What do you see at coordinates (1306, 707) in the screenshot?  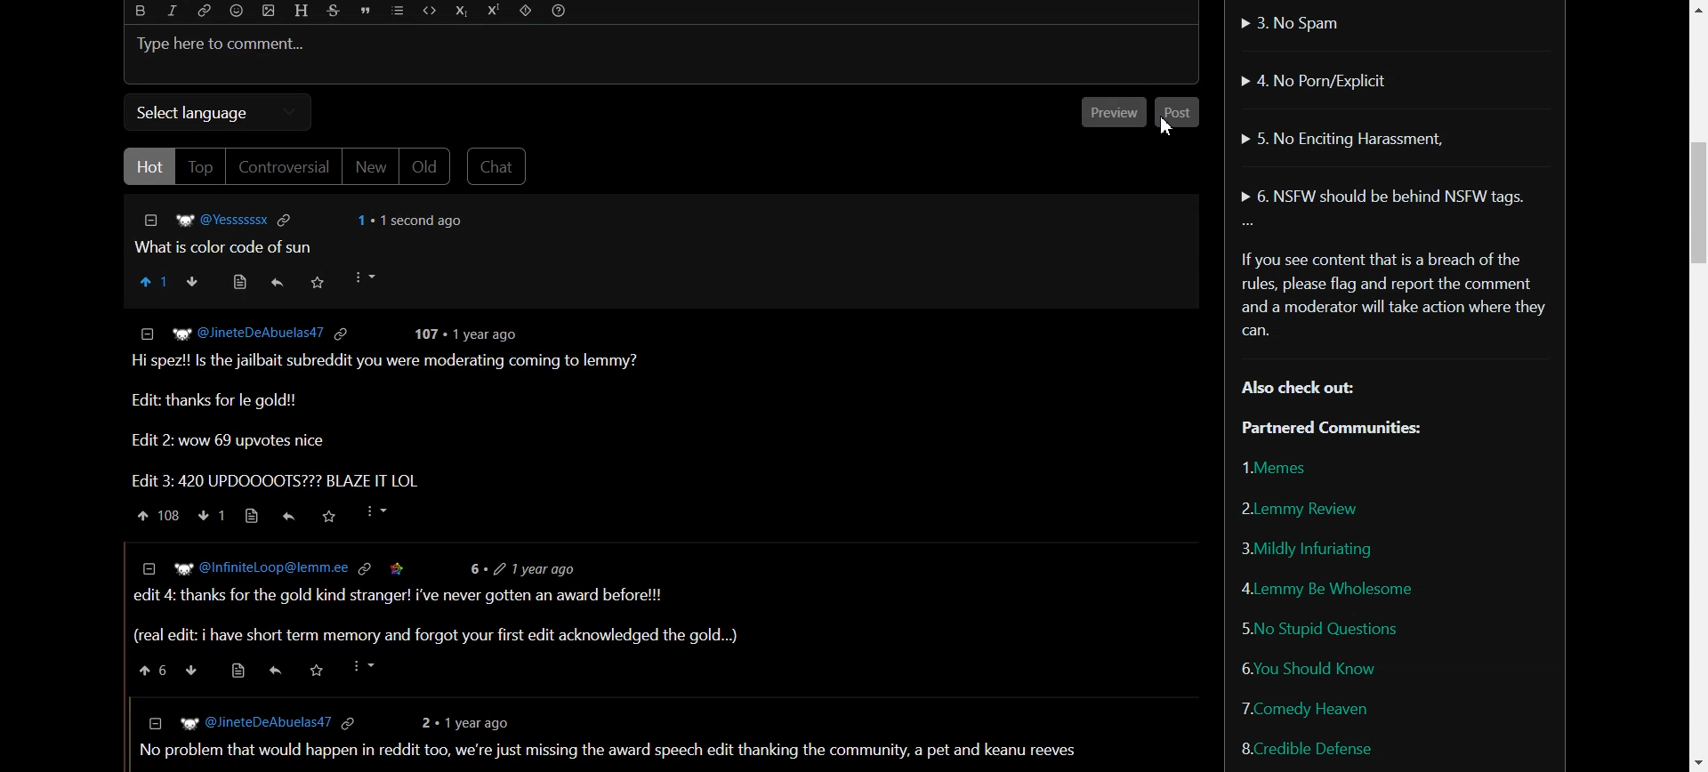 I see `Comedy Heaven` at bounding box center [1306, 707].